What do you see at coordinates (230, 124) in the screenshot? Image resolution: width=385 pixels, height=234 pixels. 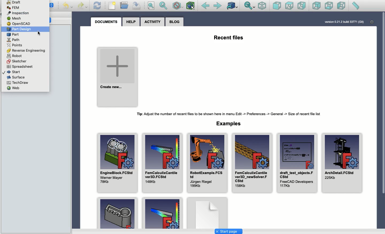 I see `Examples` at bounding box center [230, 124].